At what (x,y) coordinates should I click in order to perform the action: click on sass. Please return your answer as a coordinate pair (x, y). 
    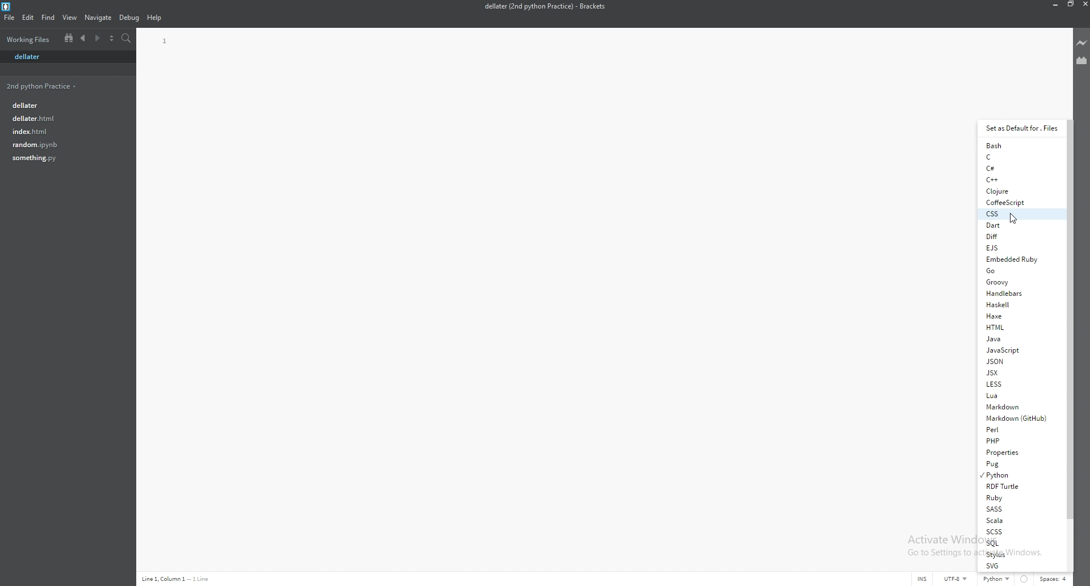
    Looking at the image, I should click on (1020, 509).